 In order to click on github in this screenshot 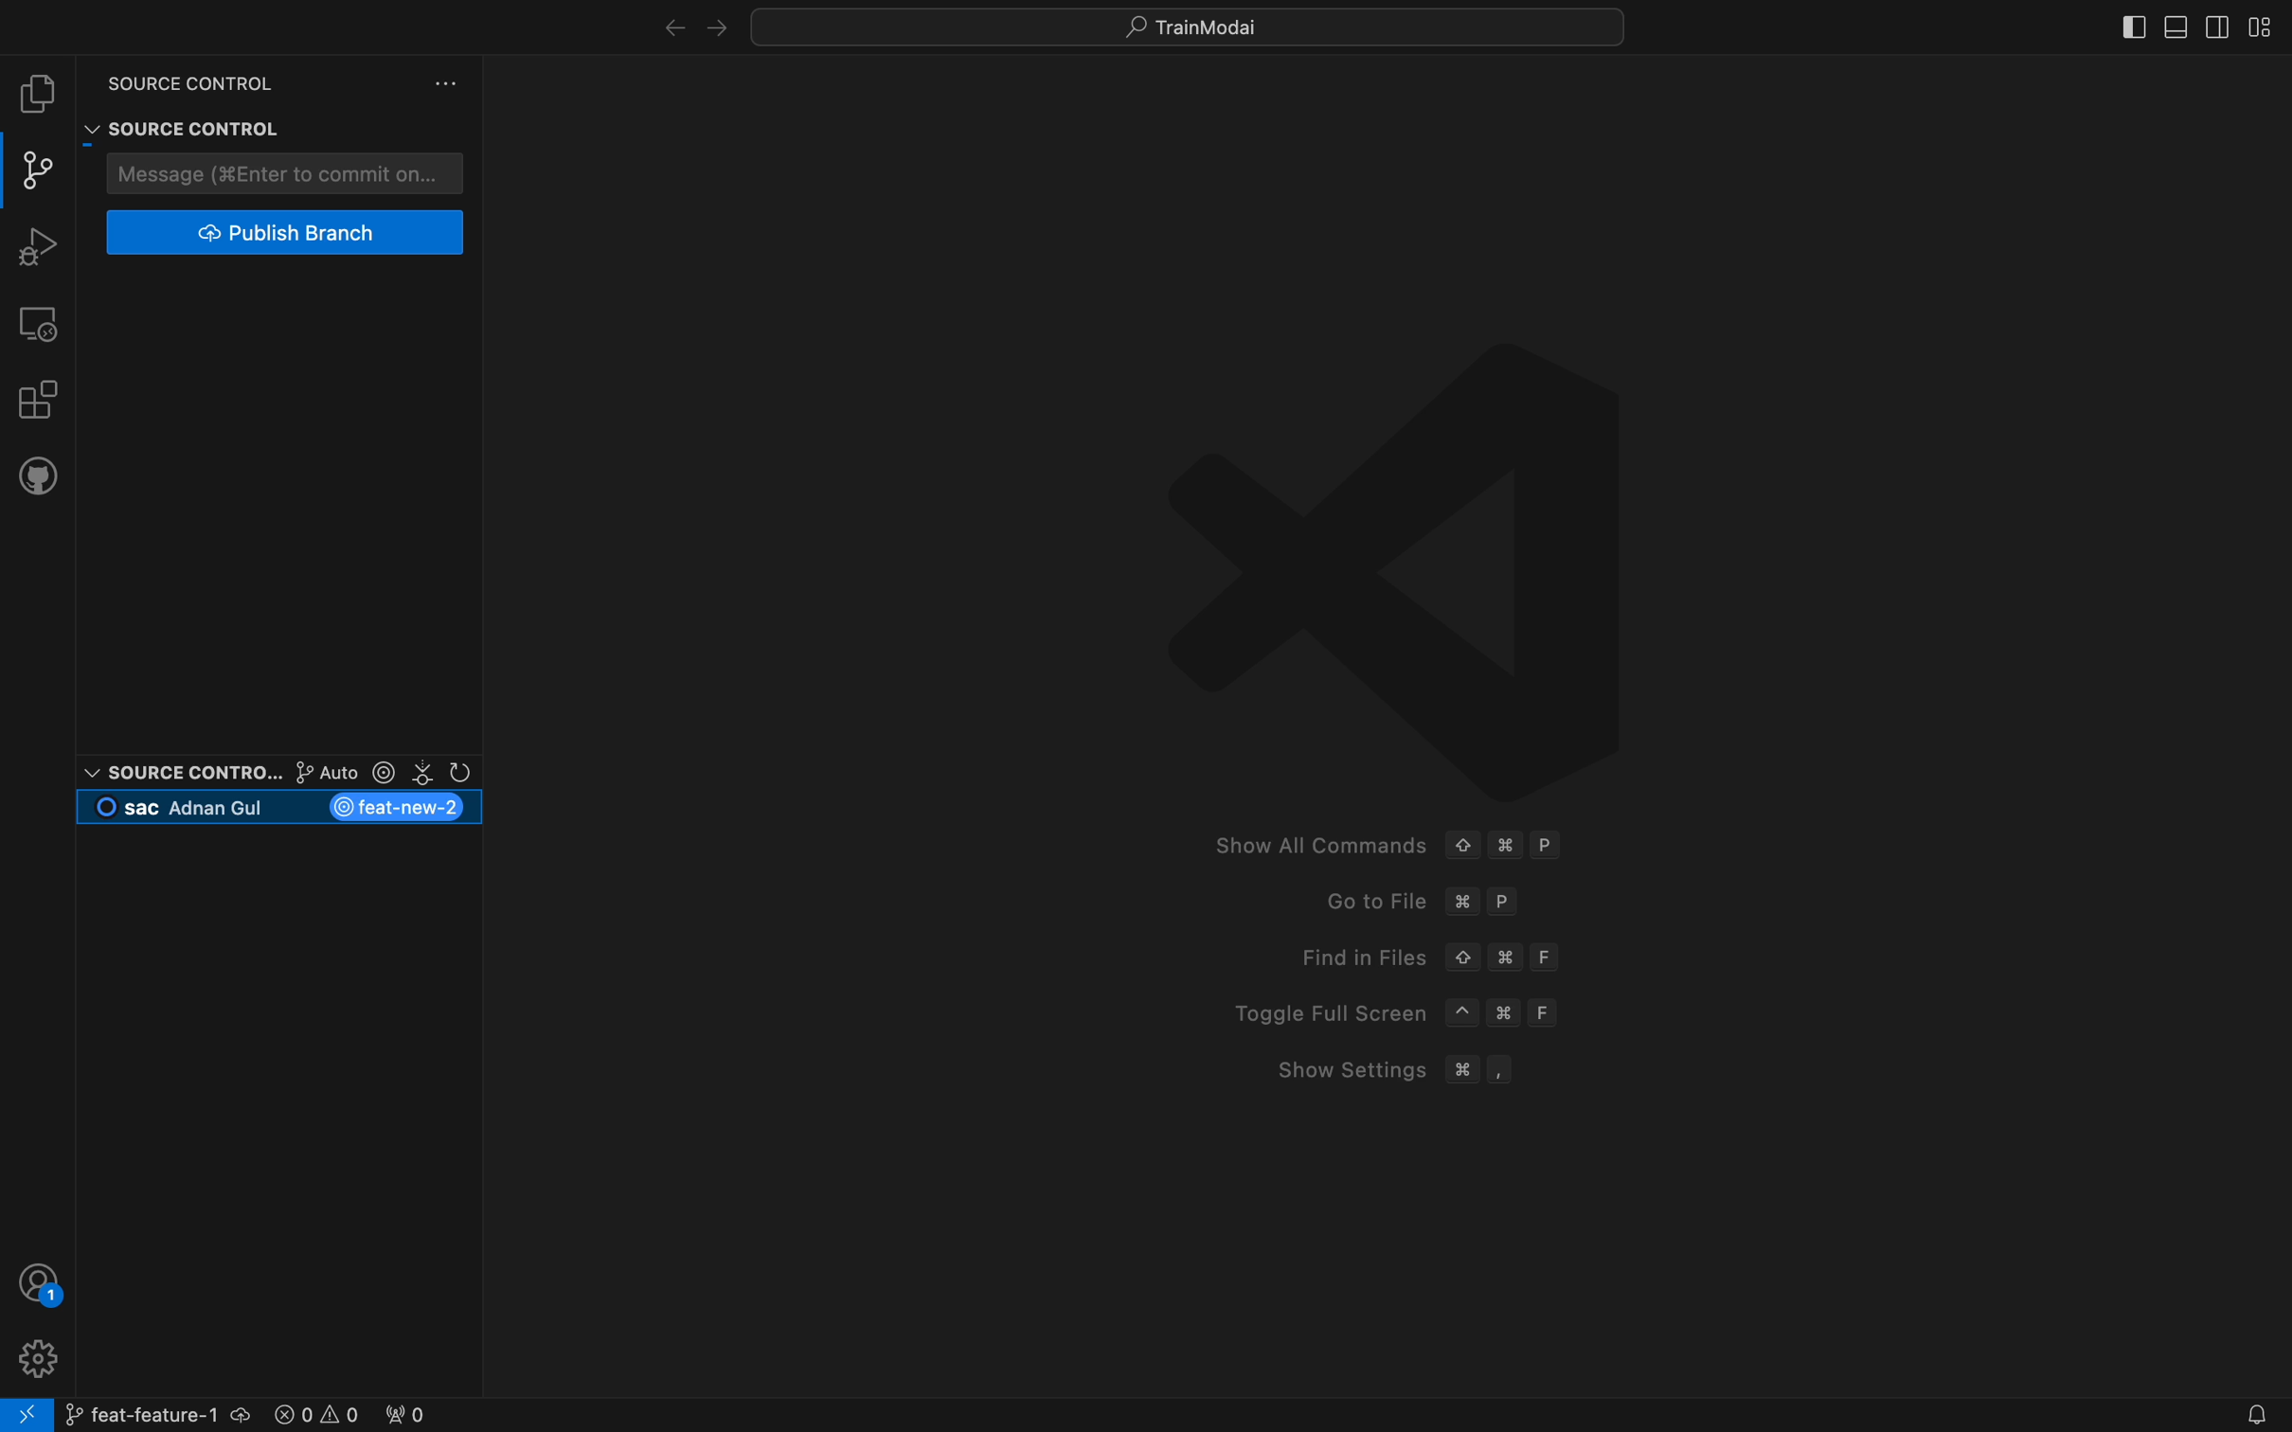, I will do `click(38, 474)`.